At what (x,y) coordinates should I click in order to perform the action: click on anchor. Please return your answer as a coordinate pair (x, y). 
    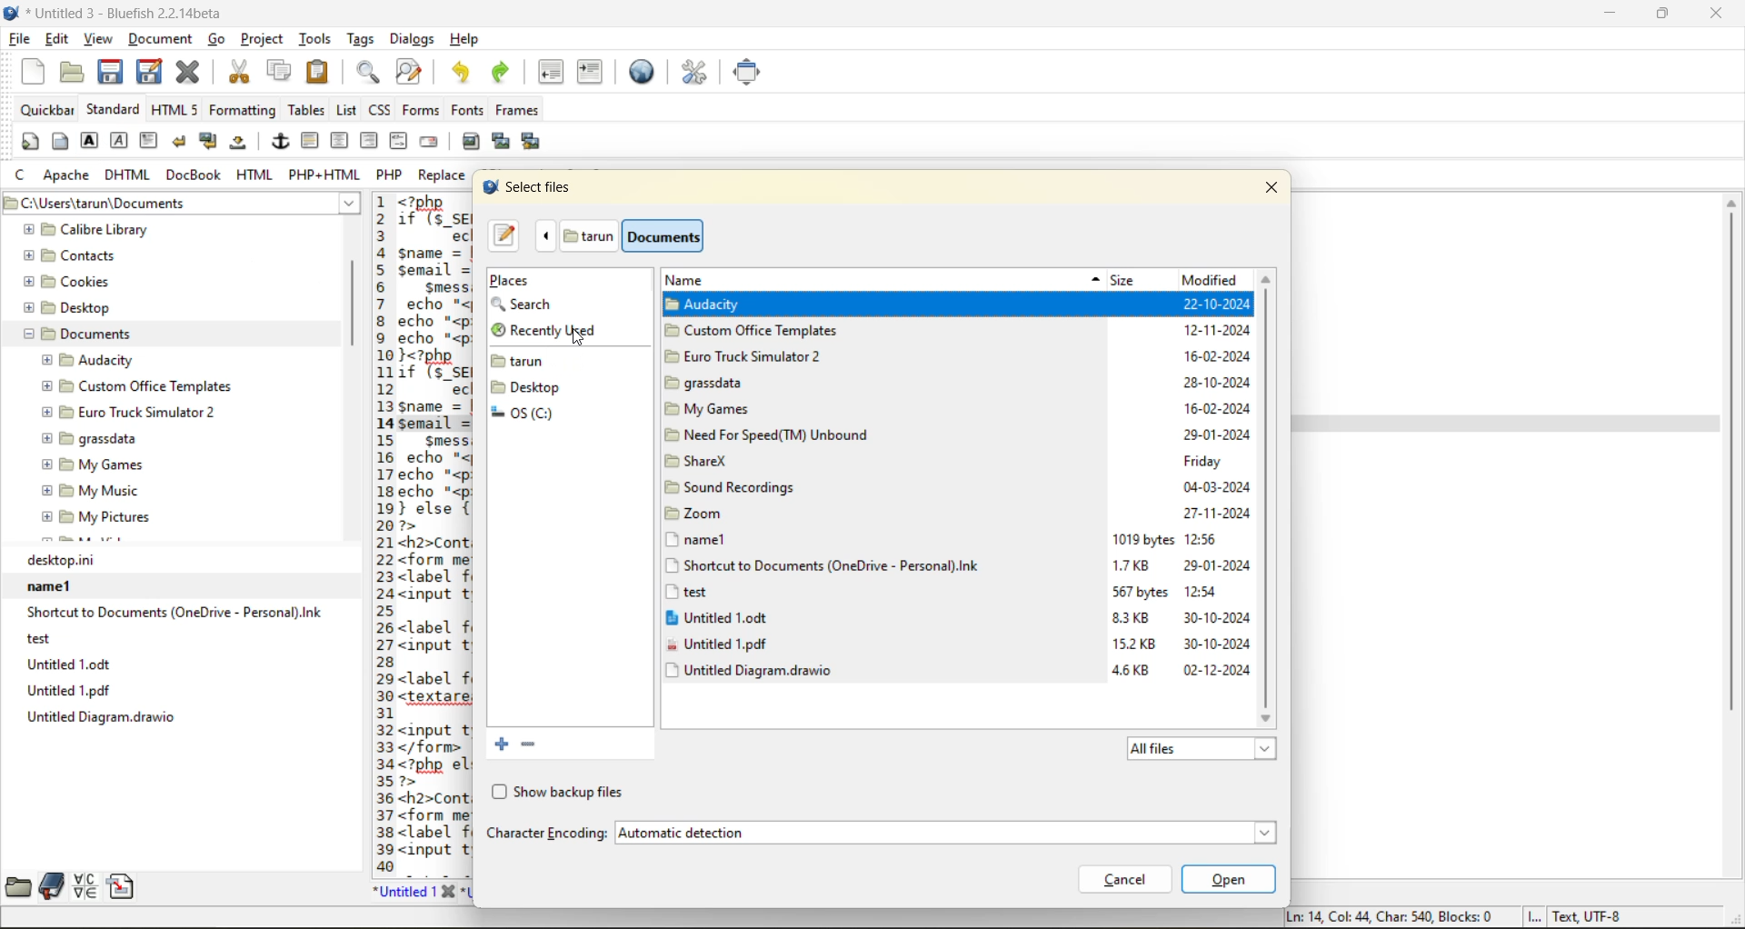
    Looking at the image, I should click on (281, 144).